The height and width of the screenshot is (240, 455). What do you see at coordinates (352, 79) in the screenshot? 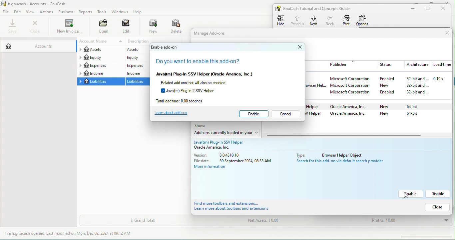
I see `microsoft corporation` at bounding box center [352, 79].